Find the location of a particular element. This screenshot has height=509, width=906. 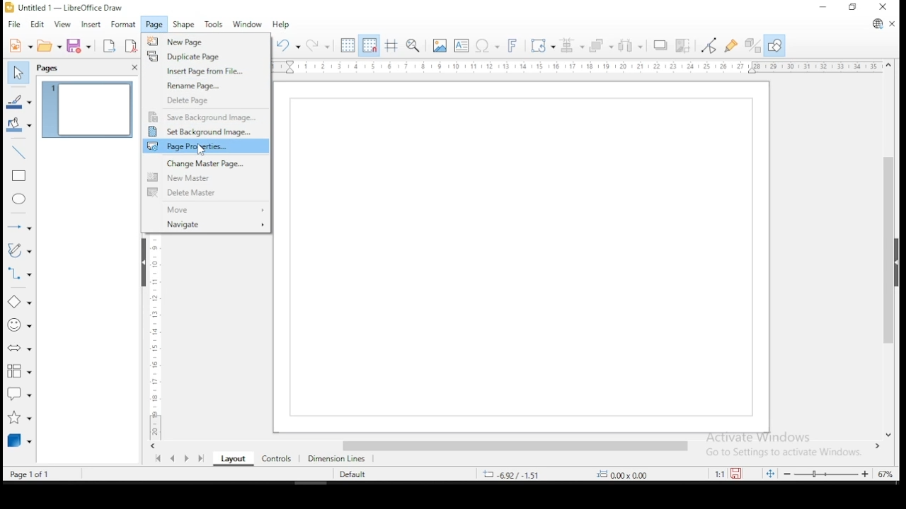

insert fontwork text is located at coordinates (515, 47).